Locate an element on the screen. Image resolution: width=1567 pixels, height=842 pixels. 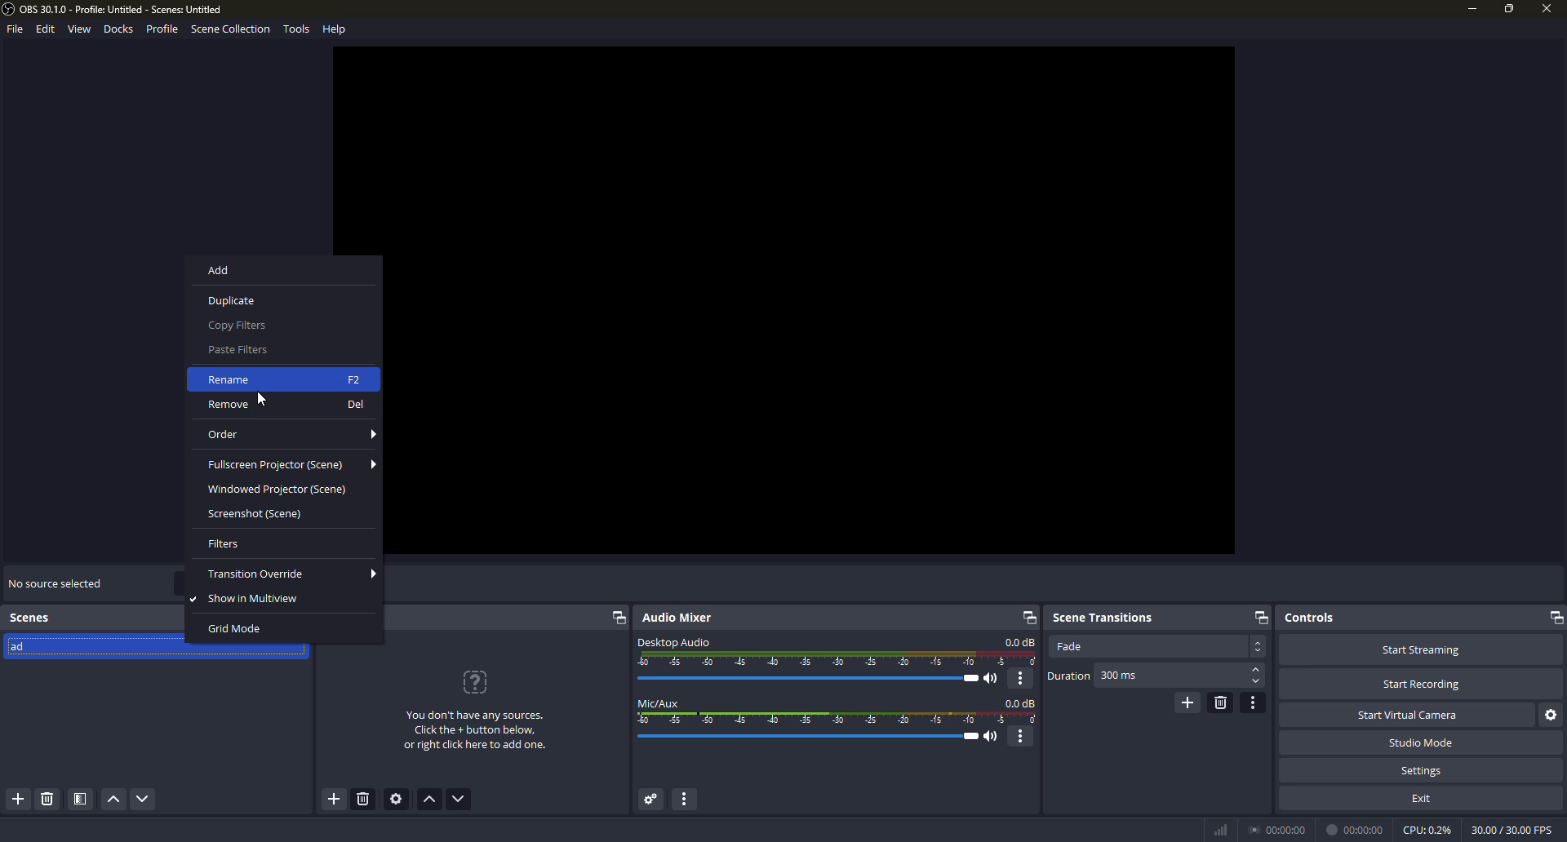
studio mode is located at coordinates (1420, 742).